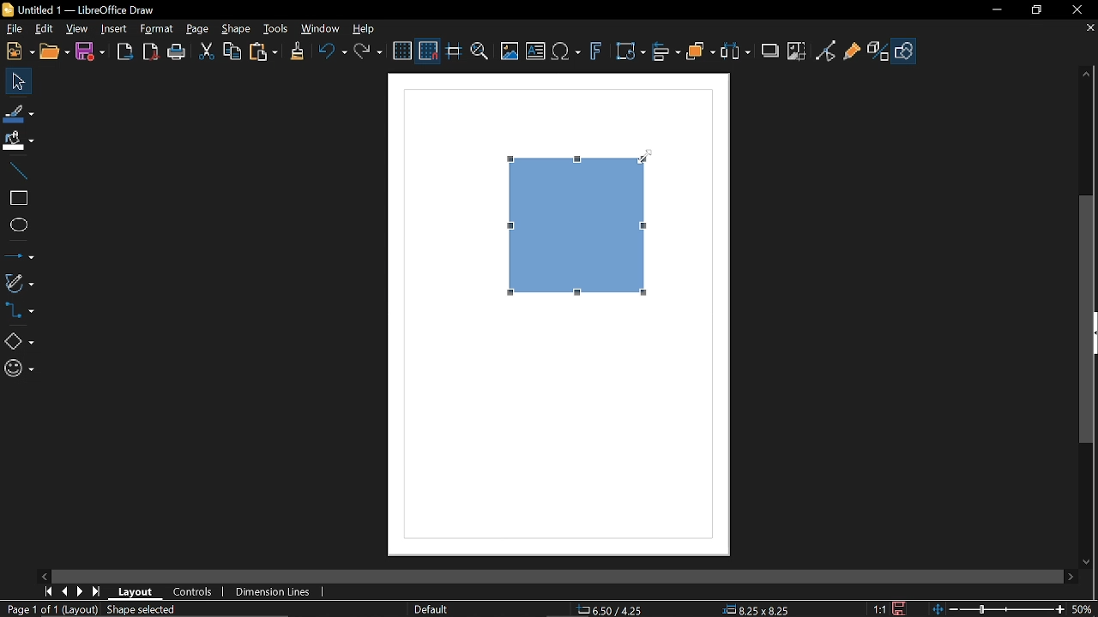 This screenshot has height=617, width=1098. Describe the element at coordinates (103, 8) in the screenshot. I see `Untitled 1 -- LibreOffice Draw` at that location.